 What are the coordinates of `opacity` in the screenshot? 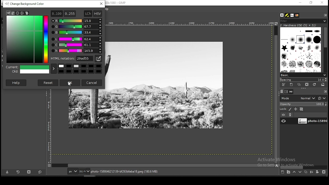 It's located at (303, 104).